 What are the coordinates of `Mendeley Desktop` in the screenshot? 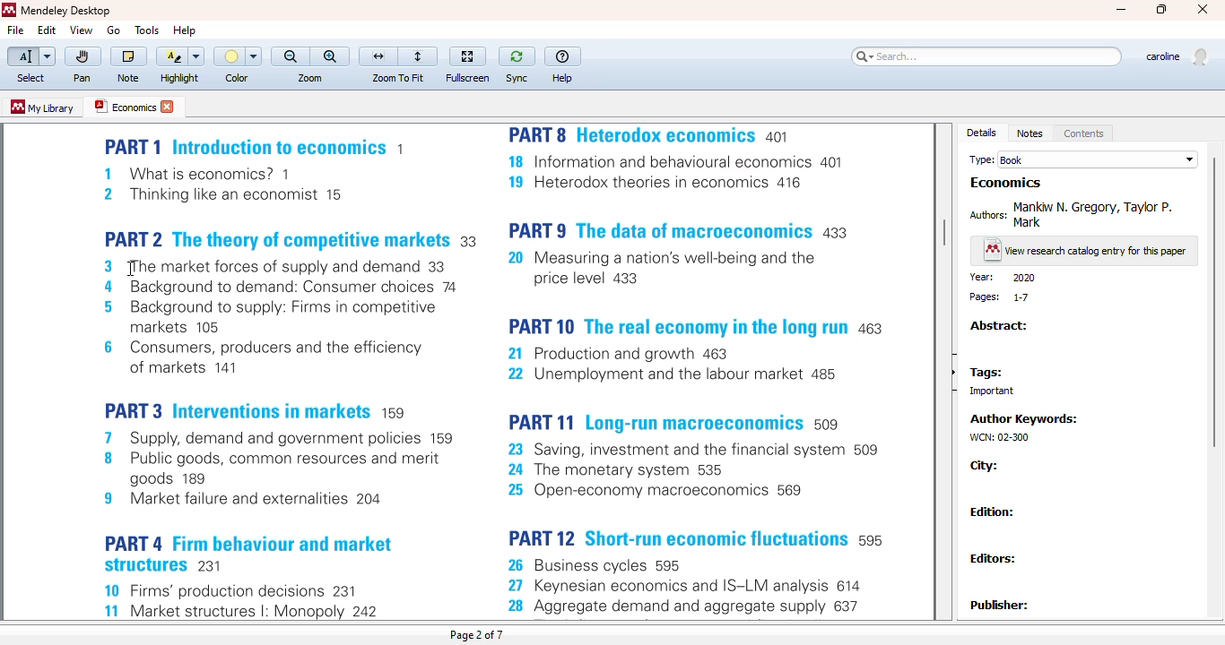 It's located at (62, 11).